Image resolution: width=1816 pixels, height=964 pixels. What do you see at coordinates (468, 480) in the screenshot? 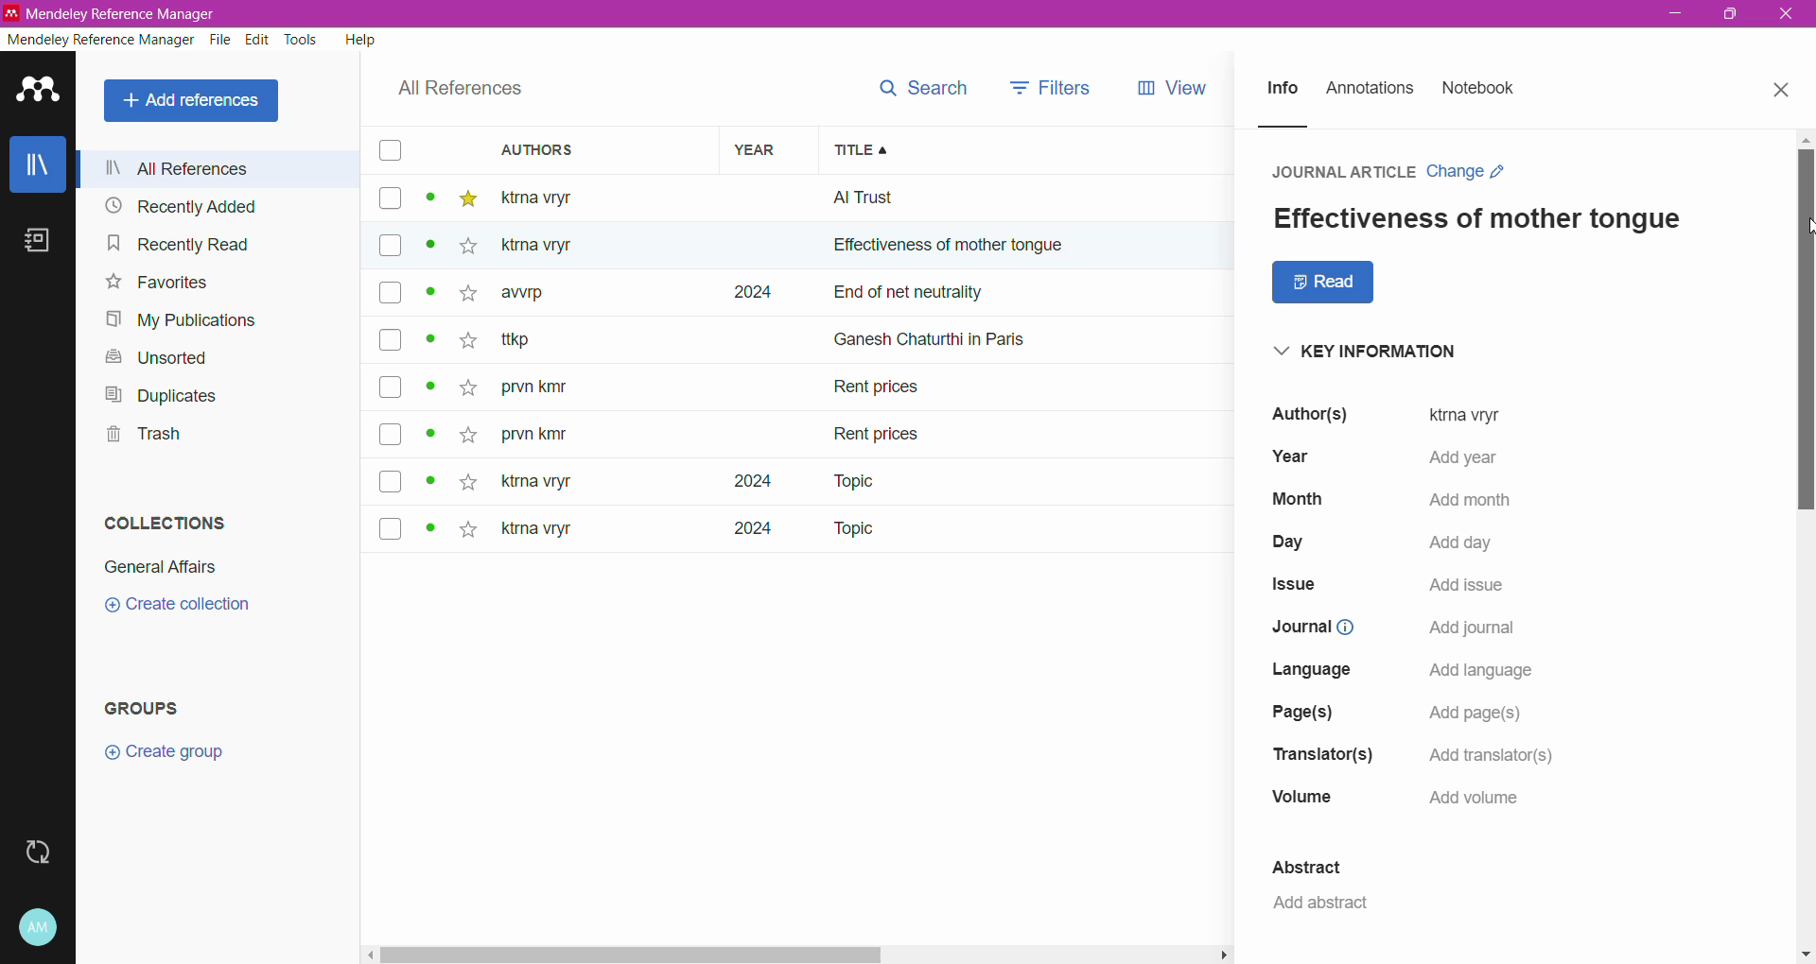
I see `star` at bounding box center [468, 480].